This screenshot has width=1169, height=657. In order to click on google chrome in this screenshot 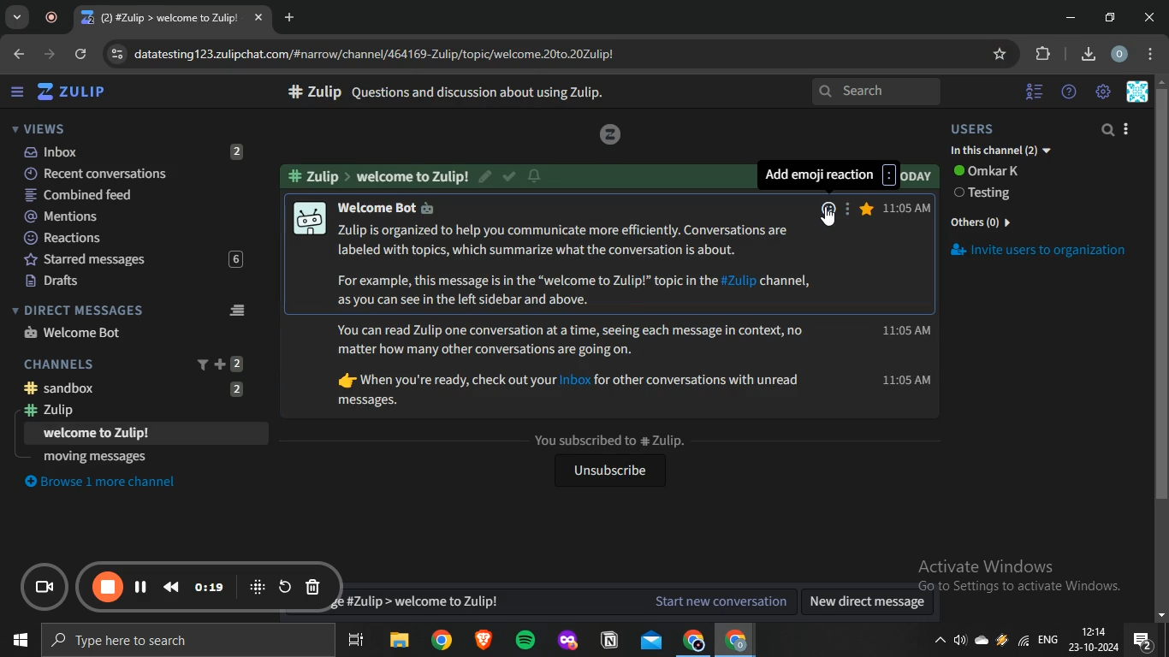, I will do `click(692, 641)`.